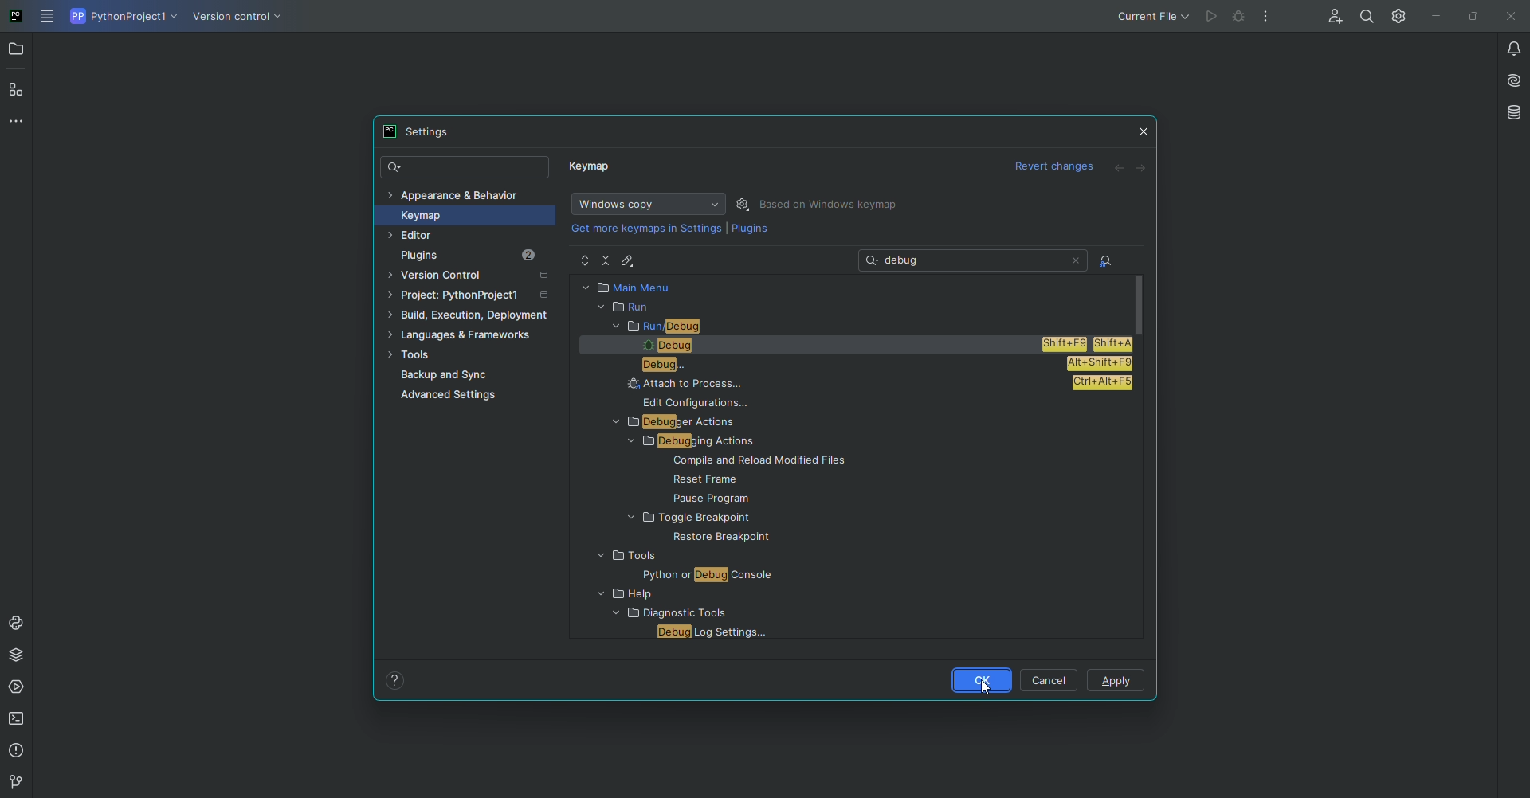 The width and height of the screenshot is (1530, 798). What do you see at coordinates (1142, 168) in the screenshot?
I see `Forward` at bounding box center [1142, 168].